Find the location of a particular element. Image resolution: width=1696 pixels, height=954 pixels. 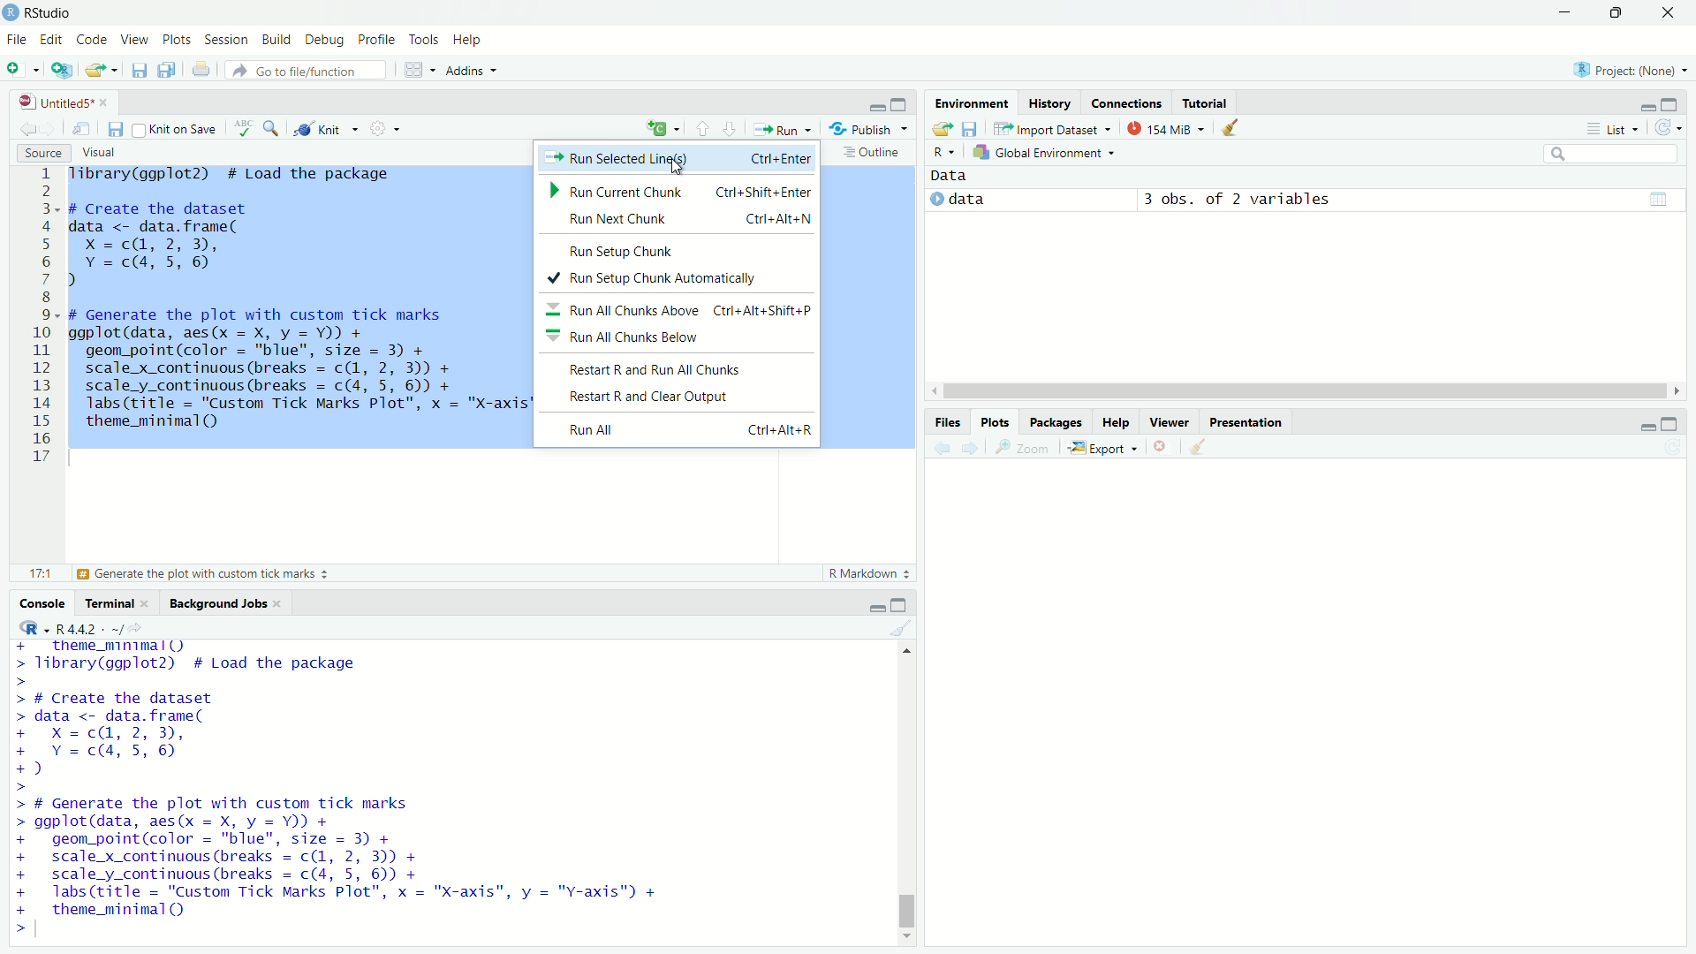

refresh is located at coordinates (1674, 130).